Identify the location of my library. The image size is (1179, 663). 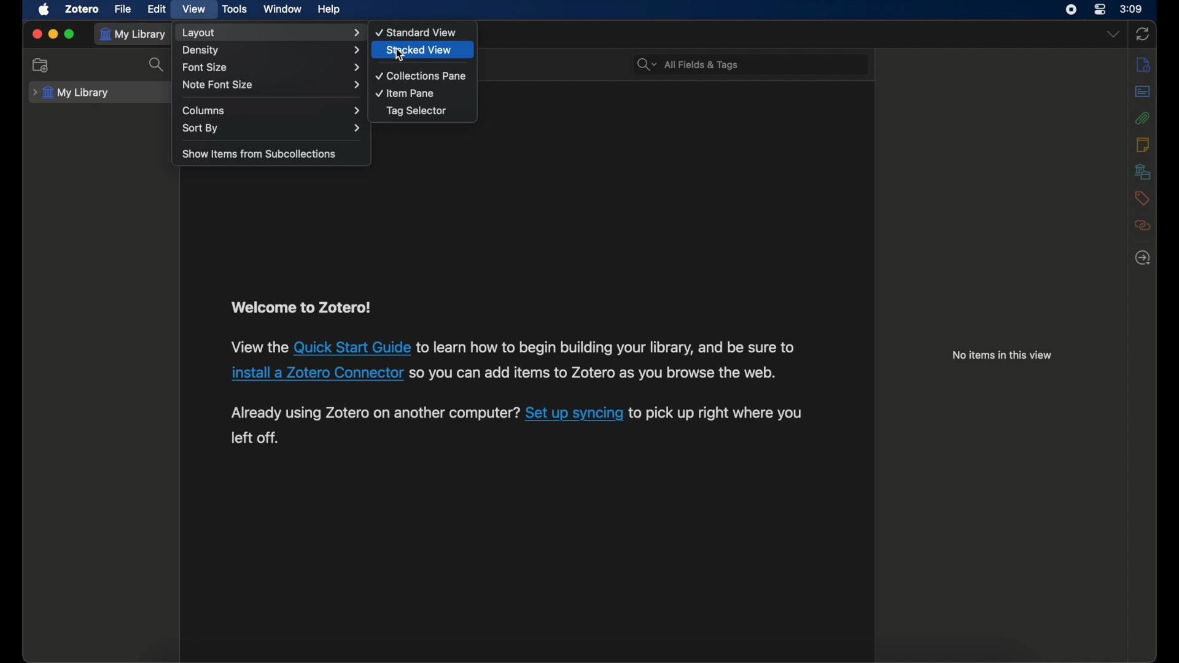
(133, 34).